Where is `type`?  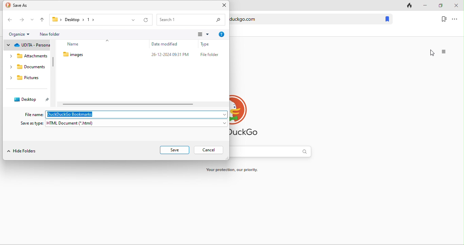 type is located at coordinates (209, 44).